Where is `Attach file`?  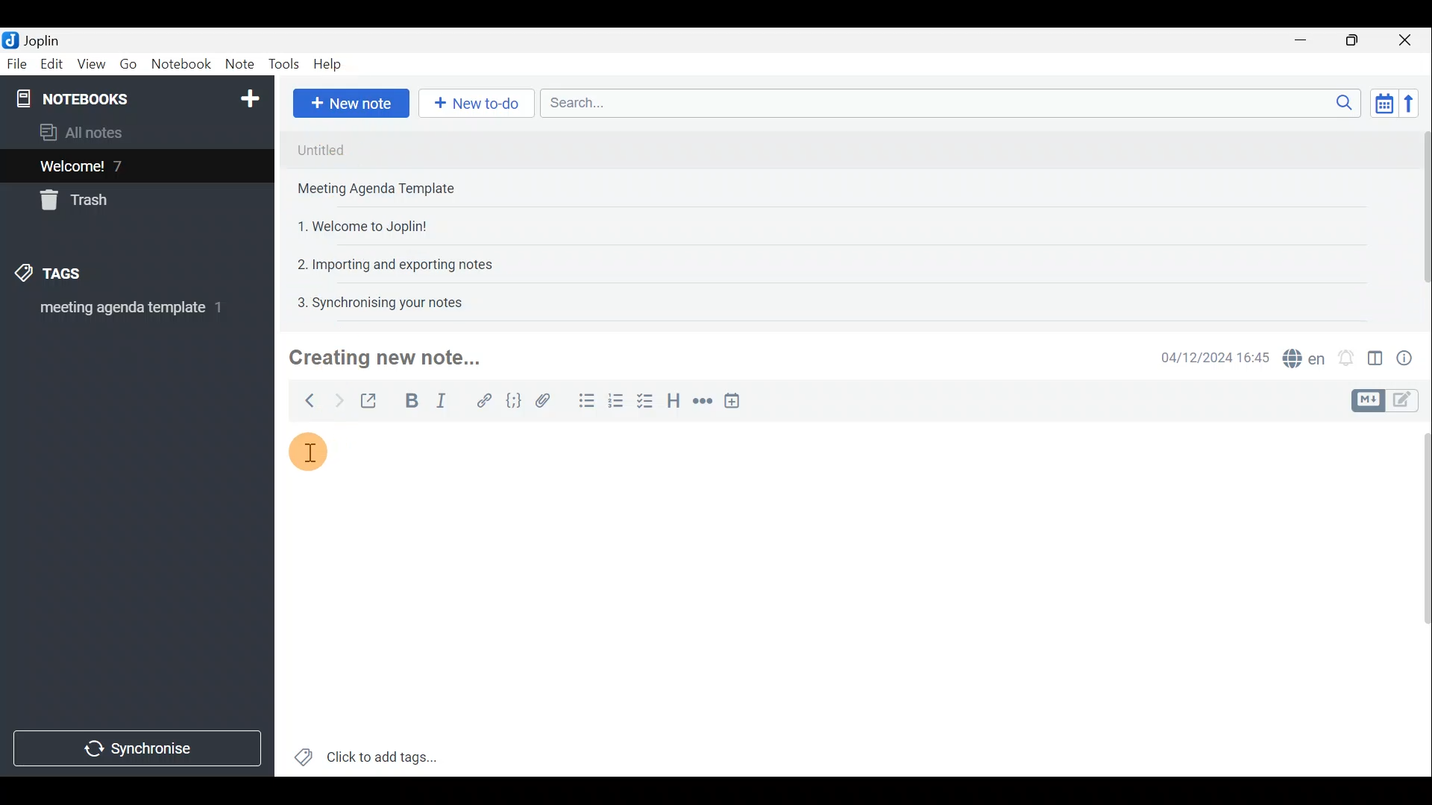
Attach file is located at coordinates (543, 400).